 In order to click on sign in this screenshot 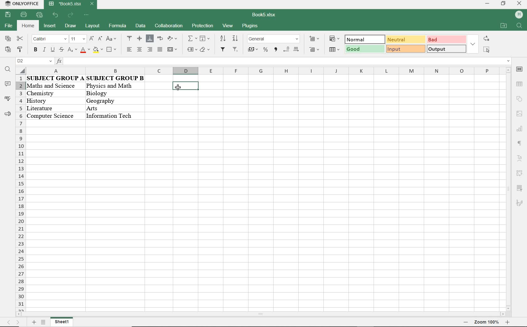, I will do `click(520, 84)`.